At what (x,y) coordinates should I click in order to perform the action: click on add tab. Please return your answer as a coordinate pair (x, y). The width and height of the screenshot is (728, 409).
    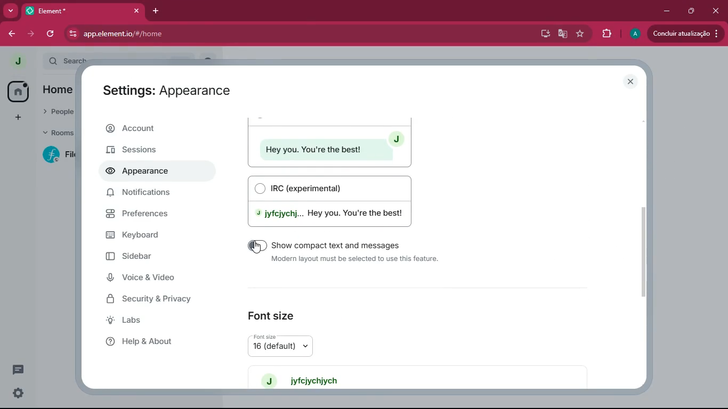
    Looking at the image, I should click on (157, 9).